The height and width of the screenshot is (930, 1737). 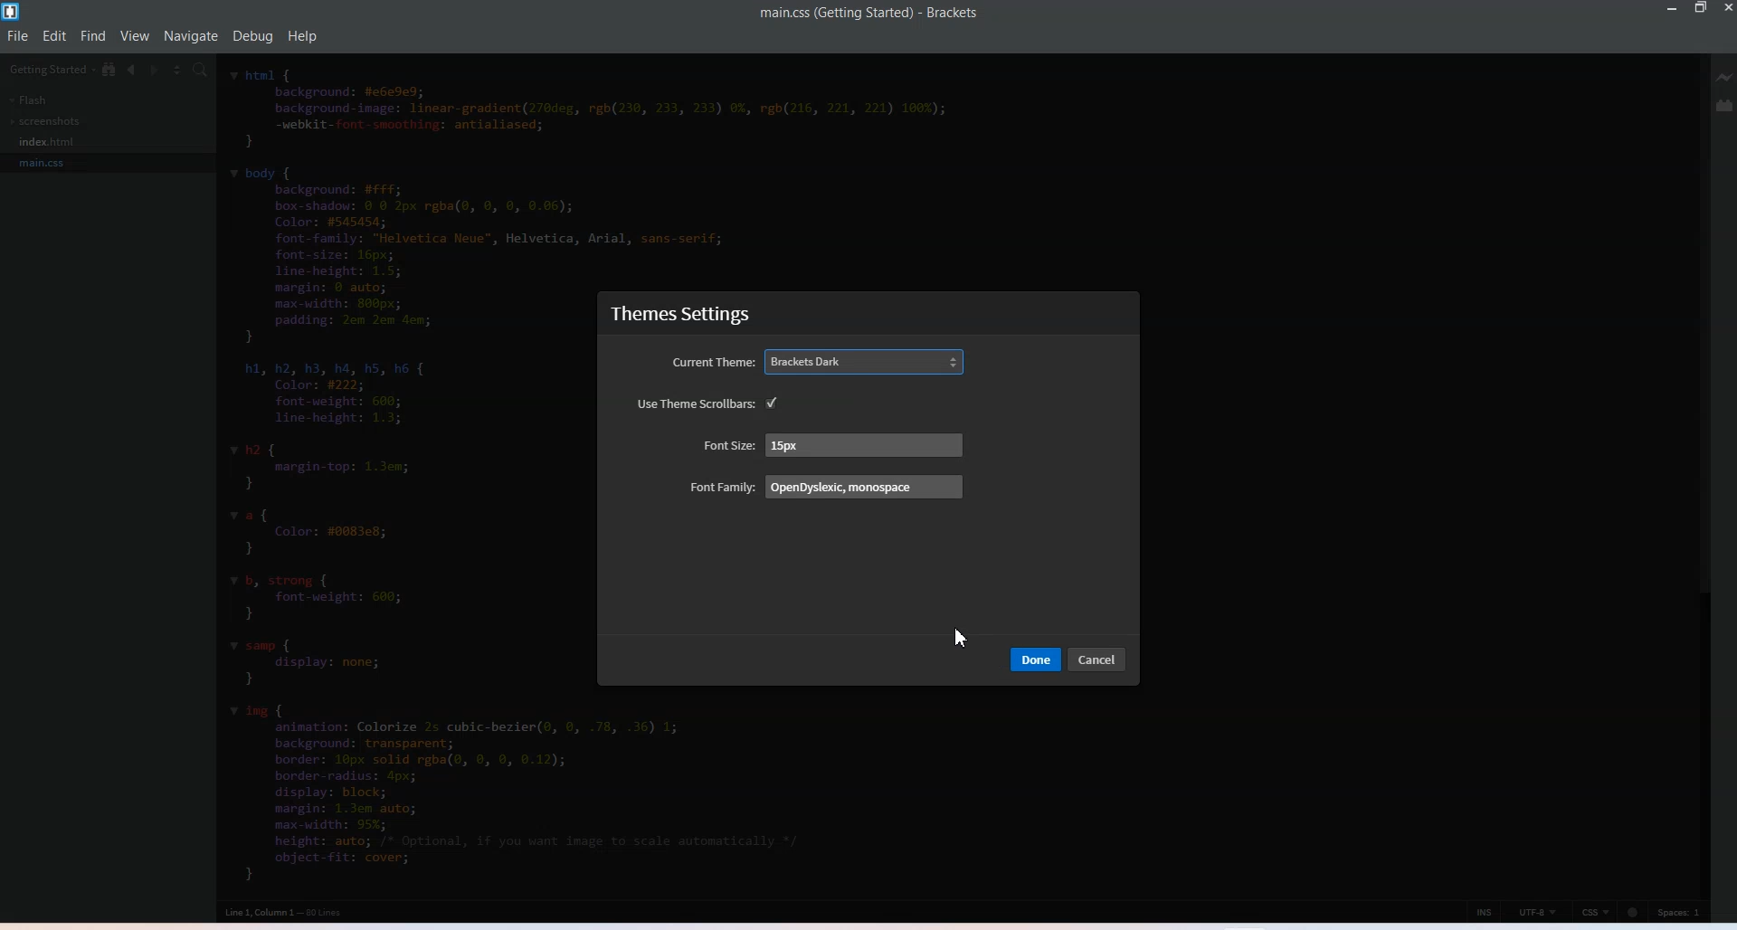 What do you see at coordinates (1484, 912) in the screenshot?
I see `click to toggle cursor` at bounding box center [1484, 912].